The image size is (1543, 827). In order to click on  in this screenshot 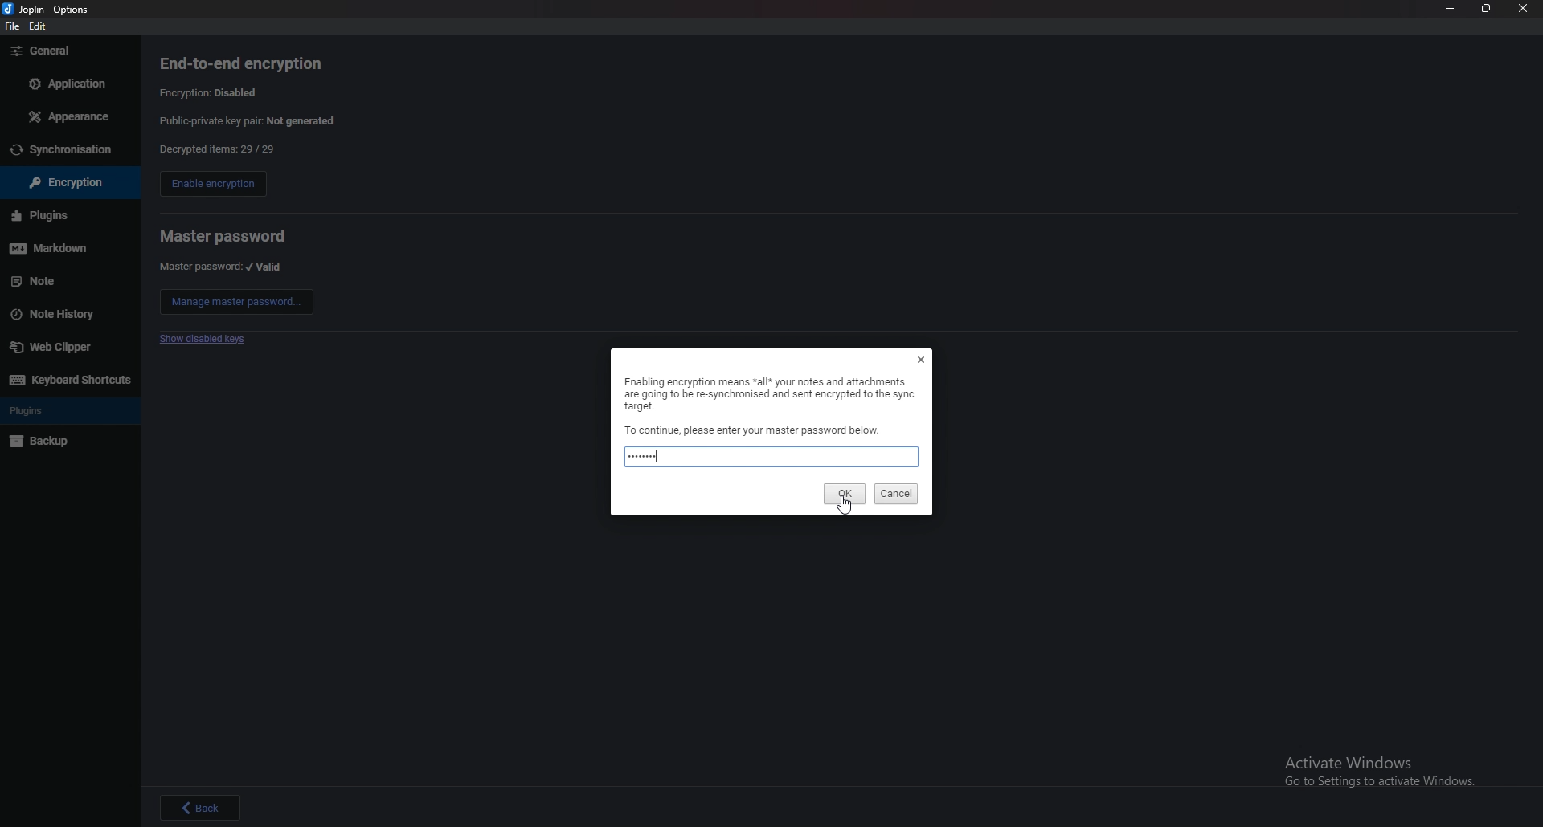, I will do `click(51, 9)`.